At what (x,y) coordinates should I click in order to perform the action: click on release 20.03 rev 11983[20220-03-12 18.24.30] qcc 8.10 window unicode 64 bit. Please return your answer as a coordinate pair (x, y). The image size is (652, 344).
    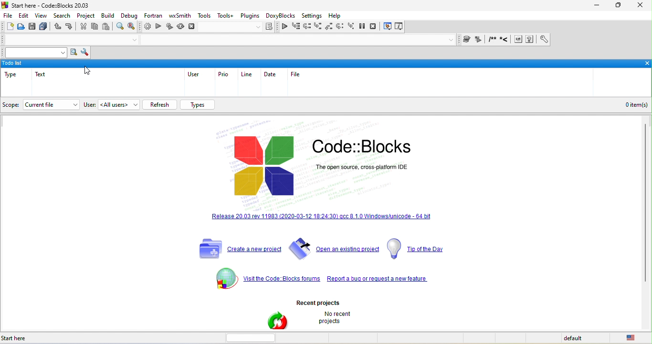
    Looking at the image, I should click on (355, 279).